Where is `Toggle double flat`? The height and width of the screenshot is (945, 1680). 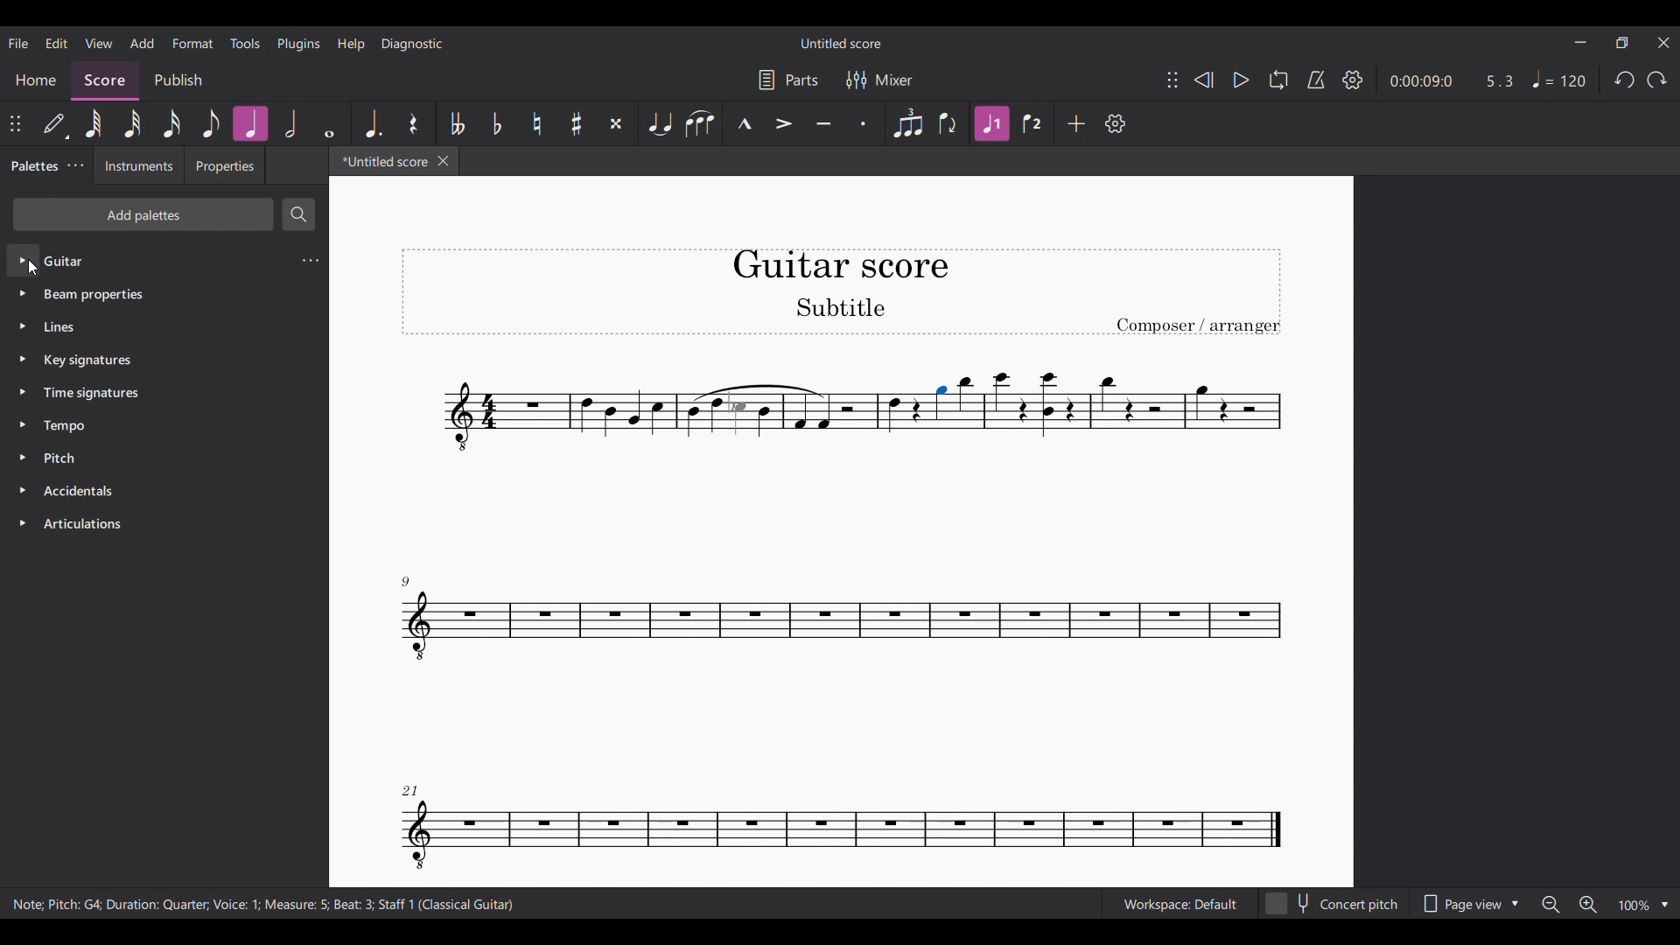 Toggle double flat is located at coordinates (457, 123).